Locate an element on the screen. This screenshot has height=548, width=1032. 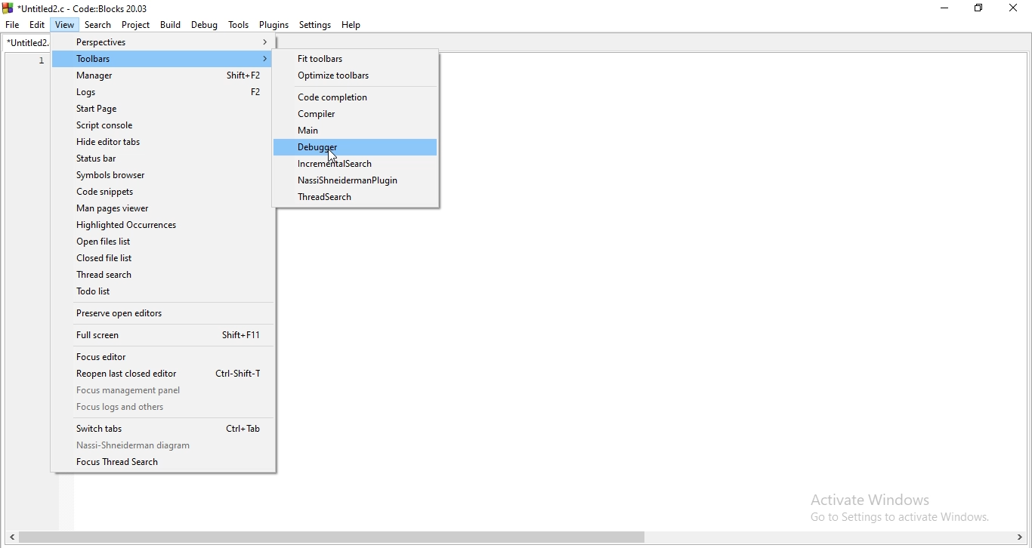
Man pages viewer  is located at coordinates (159, 210).